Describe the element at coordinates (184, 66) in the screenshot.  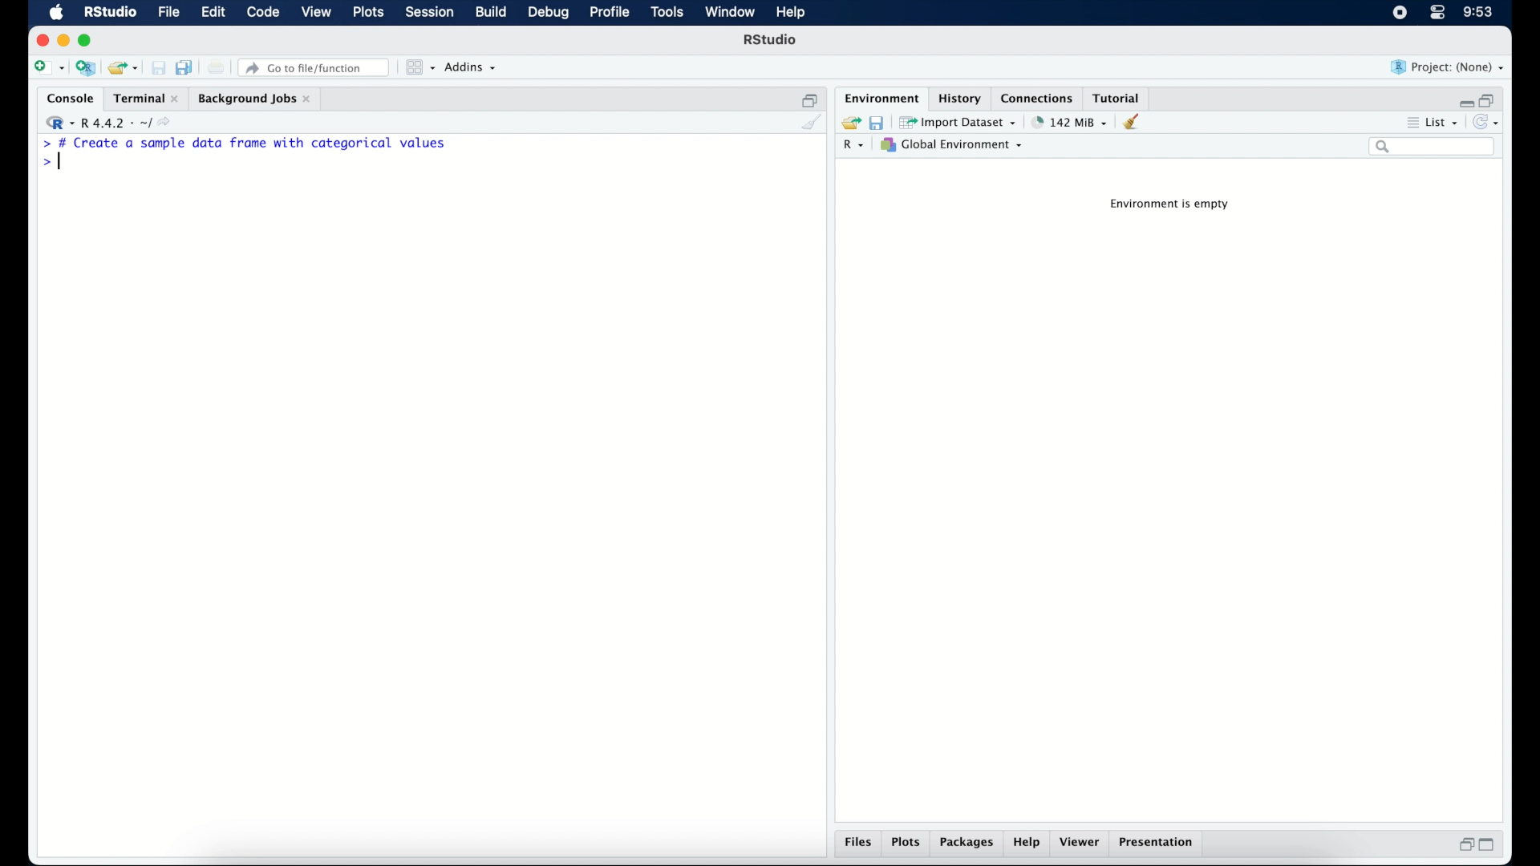
I see `save all open documents` at that location.